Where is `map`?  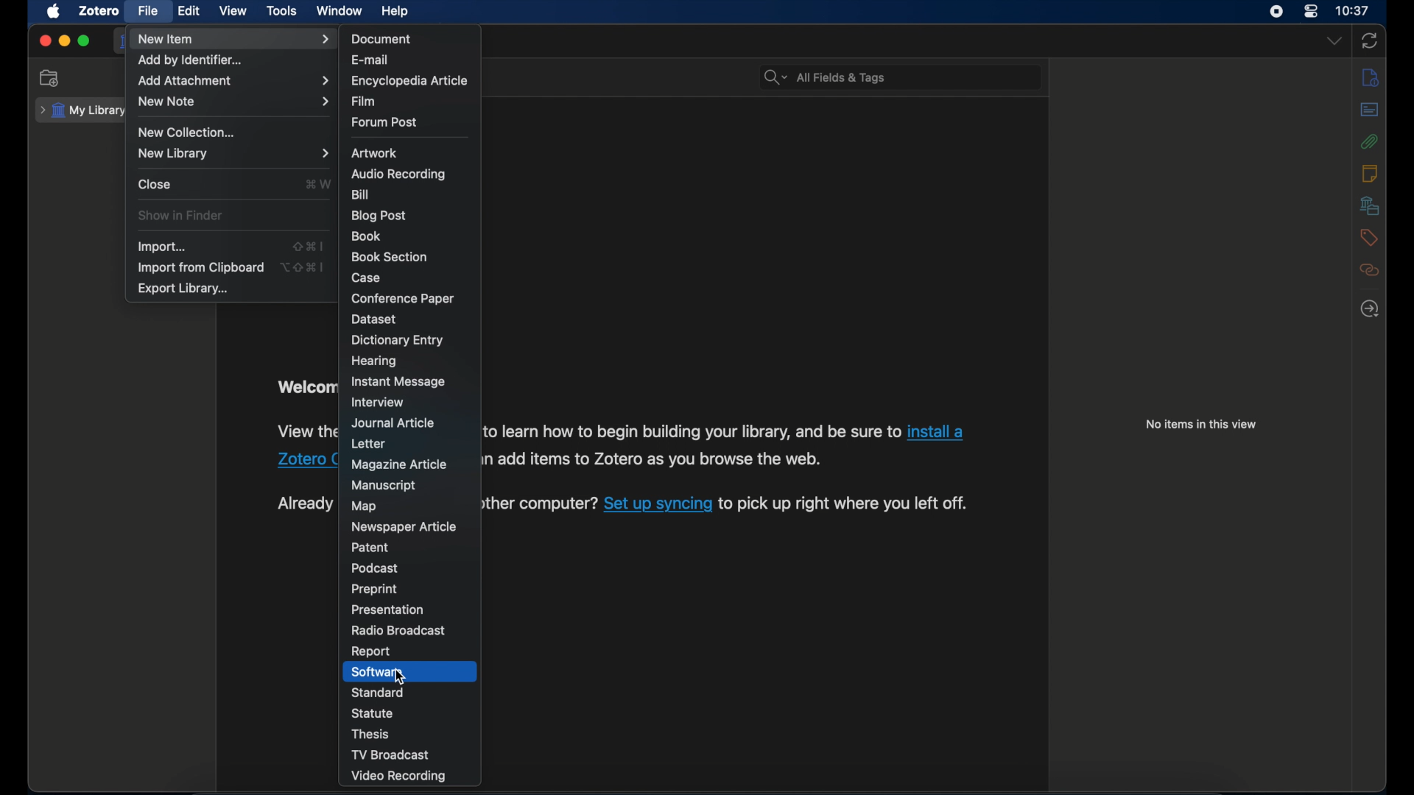
map is located at coordinates (363, 506).